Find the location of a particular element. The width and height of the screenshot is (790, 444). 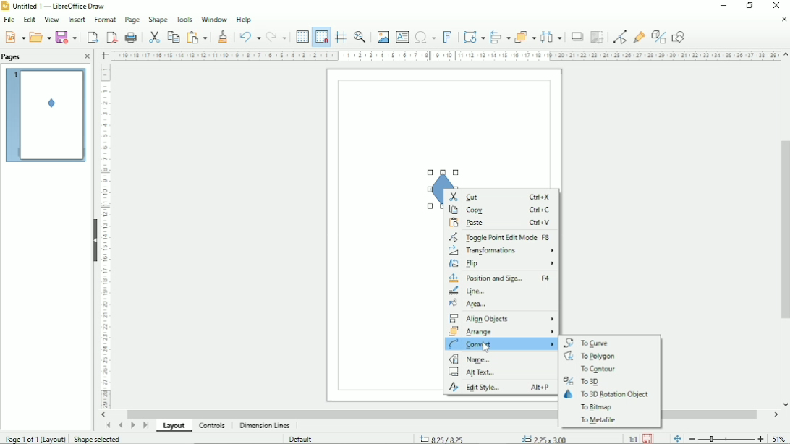

Toggle point edit mode is located at coordinates (618, 35).